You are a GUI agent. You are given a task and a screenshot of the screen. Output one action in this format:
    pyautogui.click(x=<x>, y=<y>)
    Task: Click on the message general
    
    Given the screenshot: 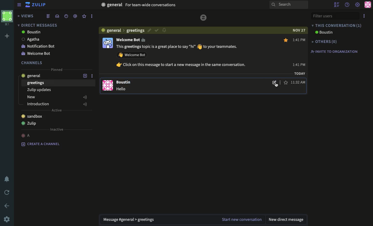 What is the action you would take?
    pyautogui.click(x=131, y=220)
    